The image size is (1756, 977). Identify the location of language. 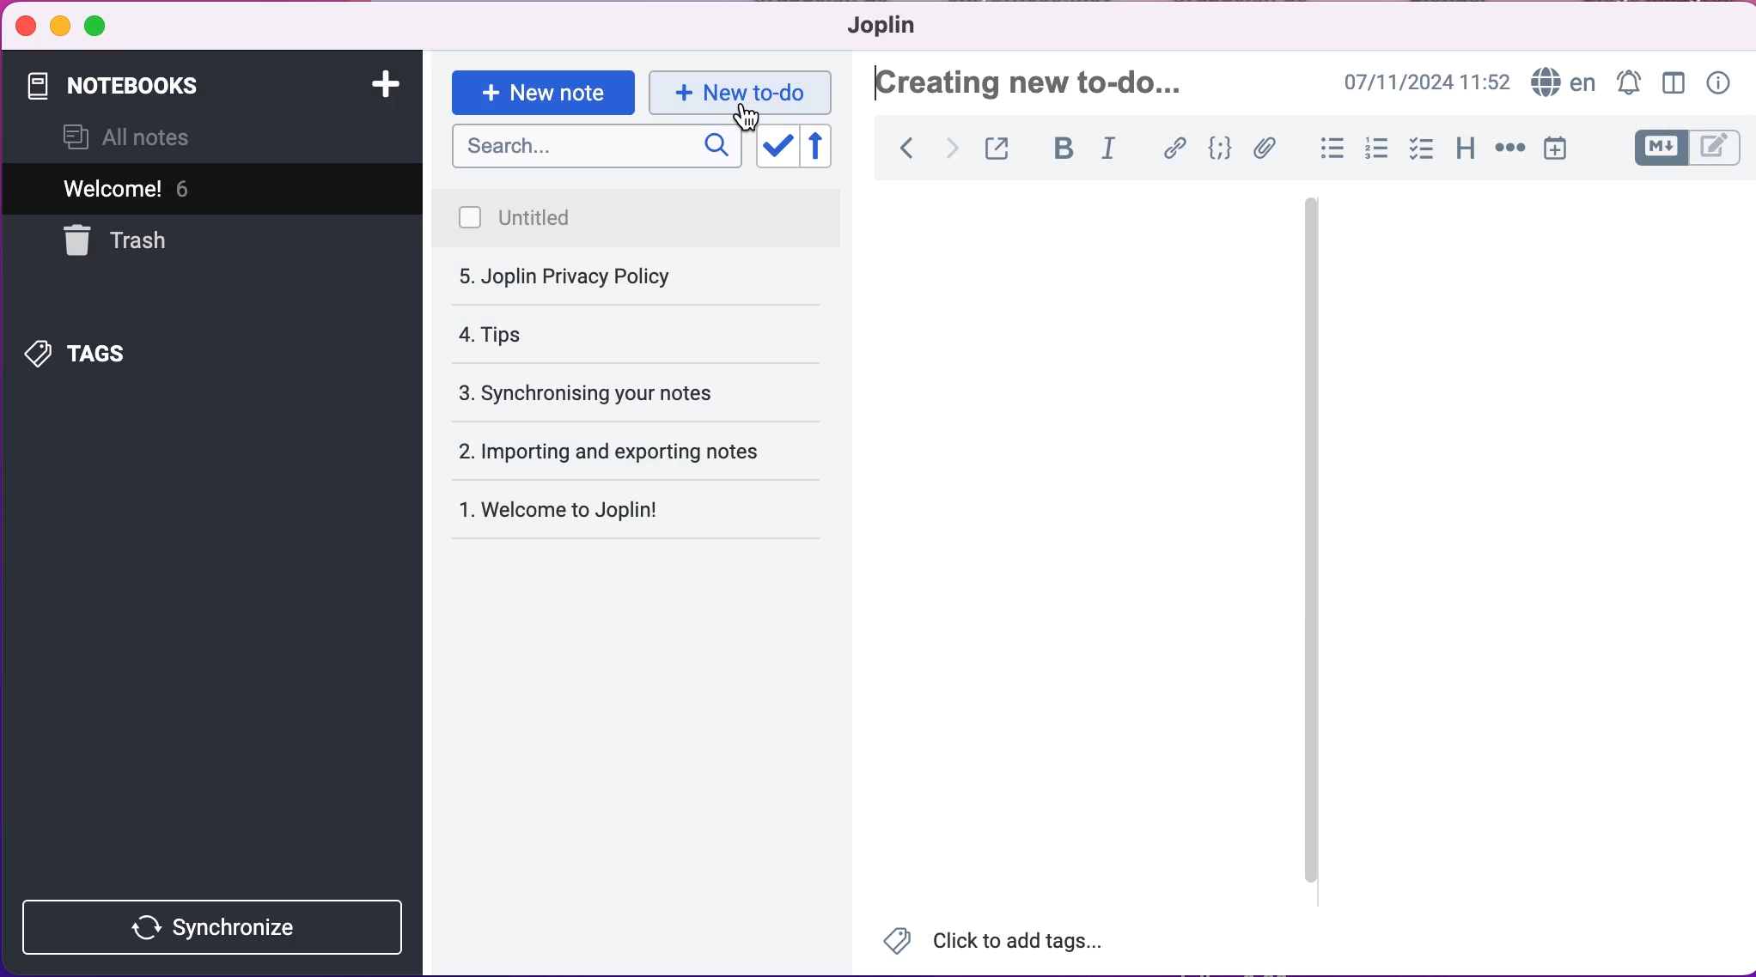
(1562, 80).